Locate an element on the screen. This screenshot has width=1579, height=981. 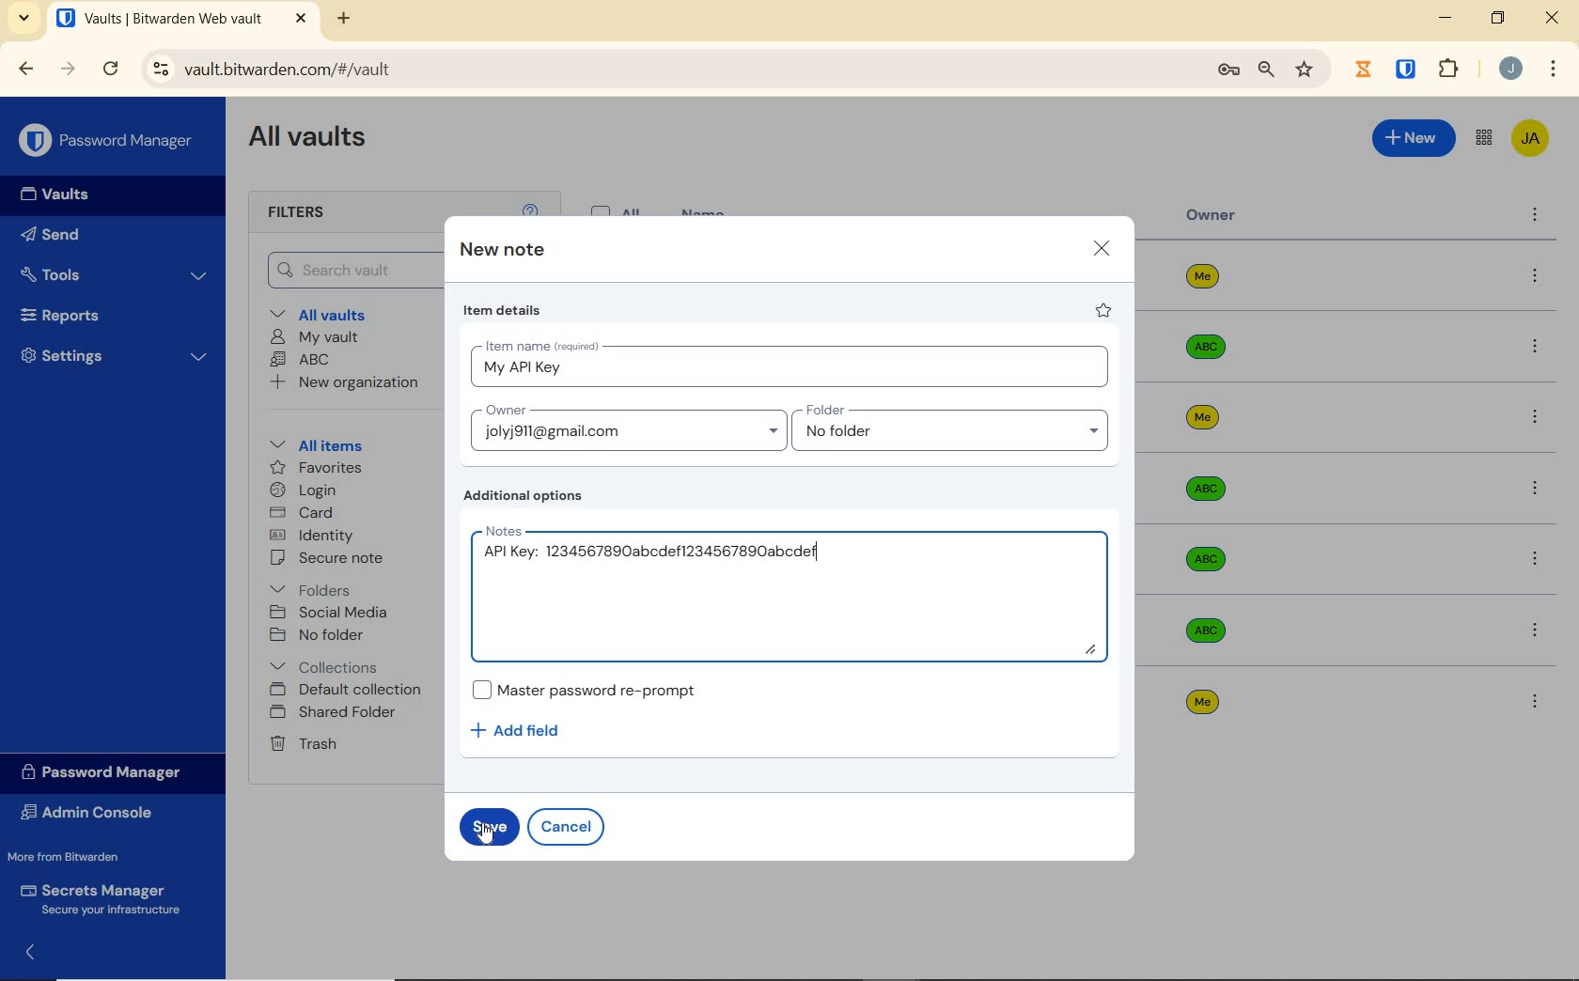
BITWARDEN is located at coordinates (1407, 70).